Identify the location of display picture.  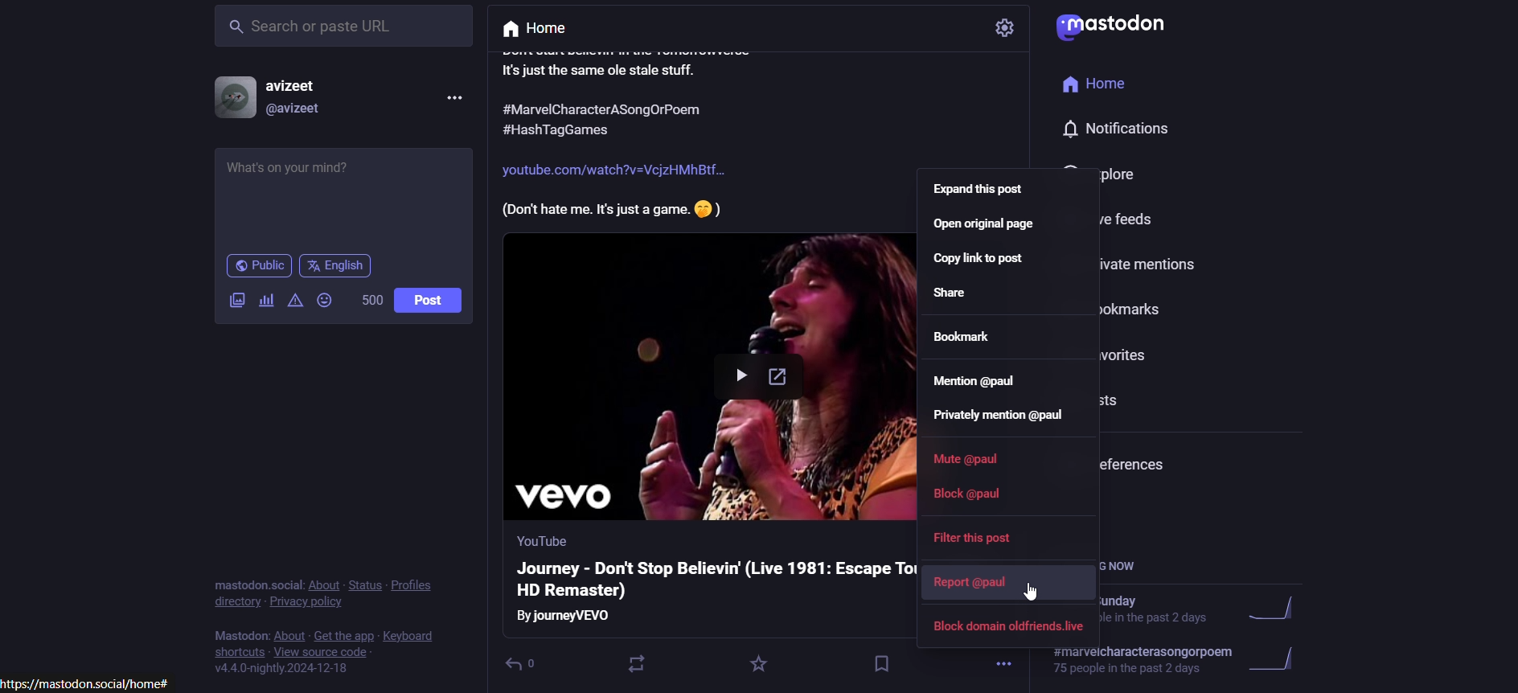
(232, 98).